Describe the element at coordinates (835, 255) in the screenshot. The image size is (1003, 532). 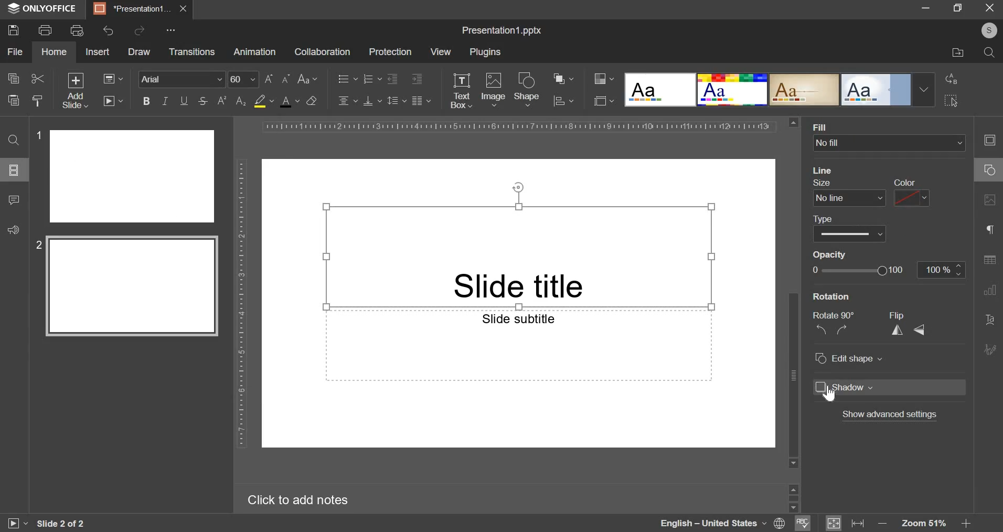
I see `opacity` at that location.